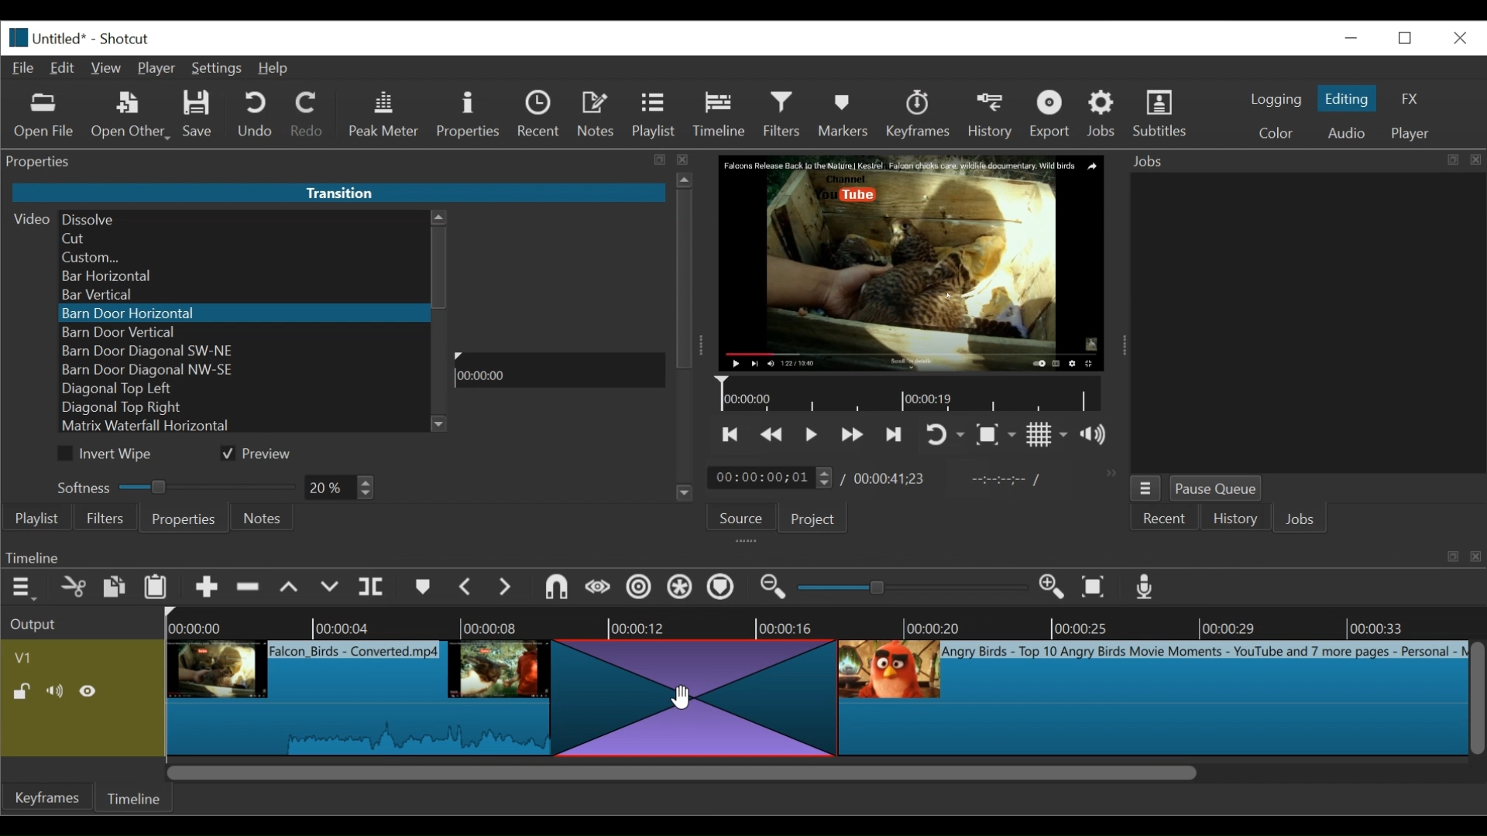 Image resolution: width=1487 pixels, height=836 pixels. I want to click on Recent, so click(1169, 519).